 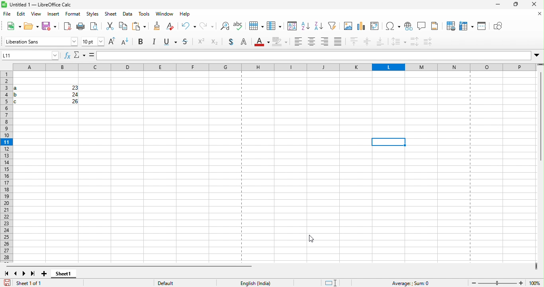 What do you see at coordinates (223, 28) in the screenshot?
I see `spelling` at bounding box center [223, 28].